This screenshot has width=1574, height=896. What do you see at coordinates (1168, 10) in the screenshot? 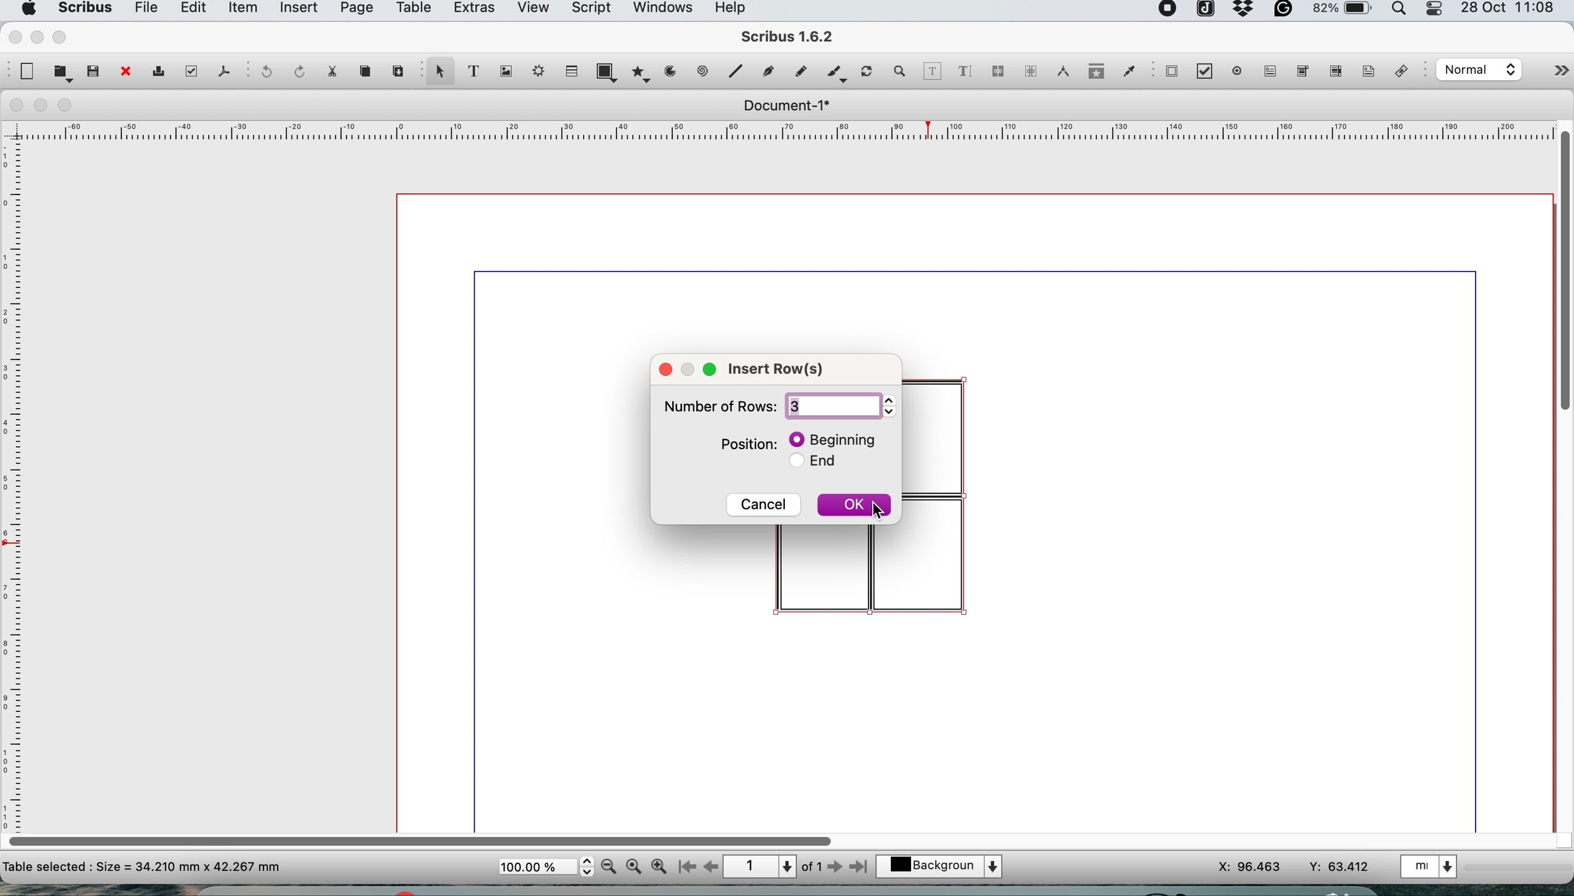
I see `screen recorder` at bounding box center [1168, 10].